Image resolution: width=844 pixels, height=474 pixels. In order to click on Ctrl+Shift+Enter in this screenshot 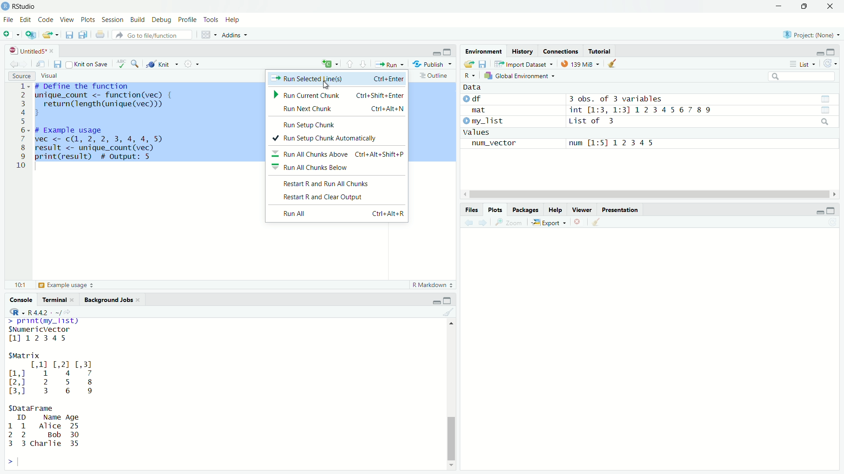, I will do `click(382, 96)`.